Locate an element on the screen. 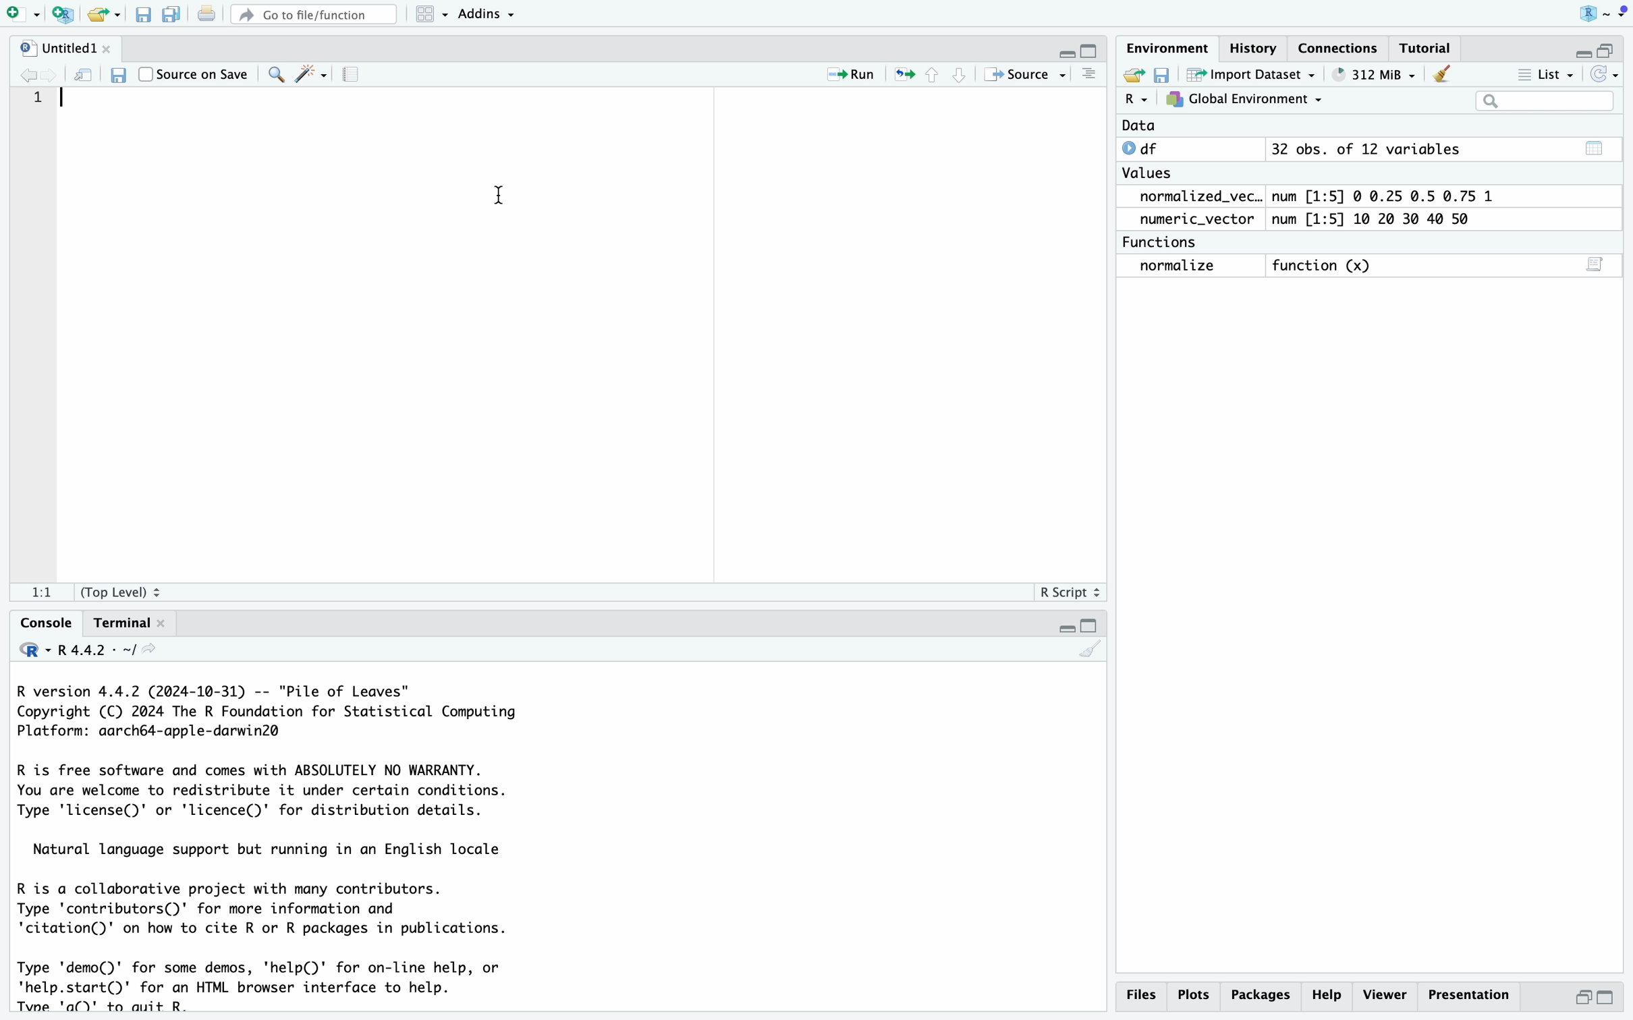 This screenshot has height=1020, width=1633. © df 32 obs. of 12 variables is located at coordinates (1357, 148).